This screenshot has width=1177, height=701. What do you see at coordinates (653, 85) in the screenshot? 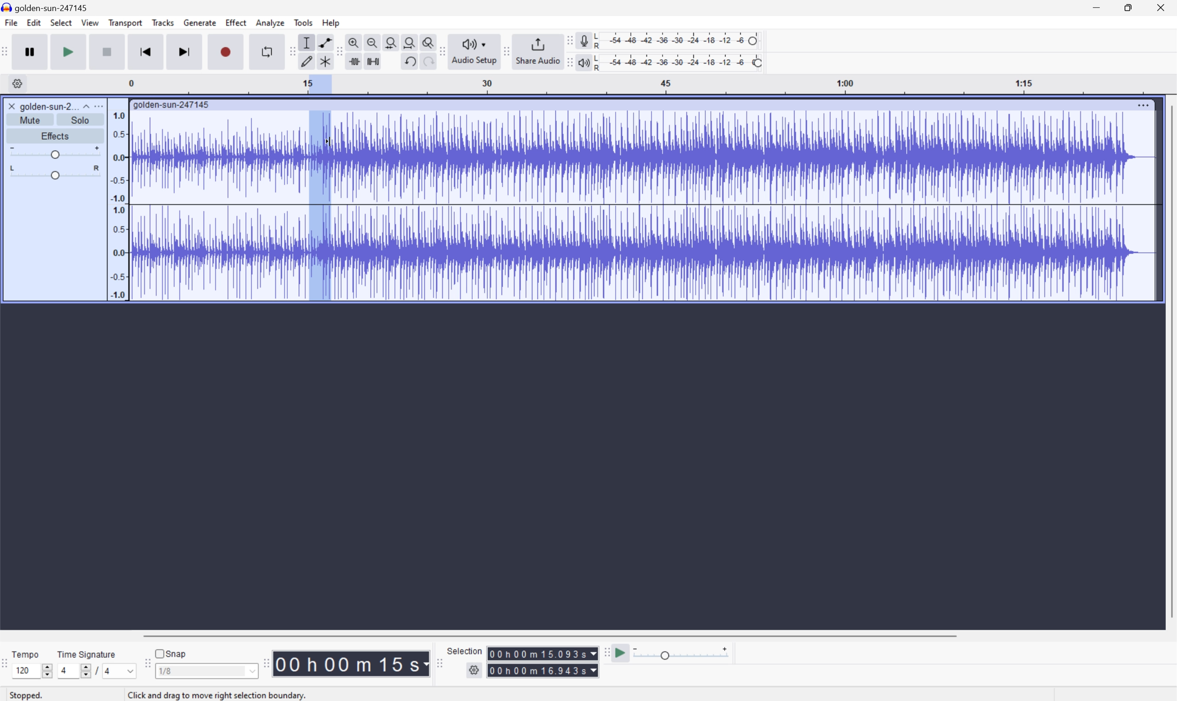
I see `Scale` at bounding box center [653, 85].